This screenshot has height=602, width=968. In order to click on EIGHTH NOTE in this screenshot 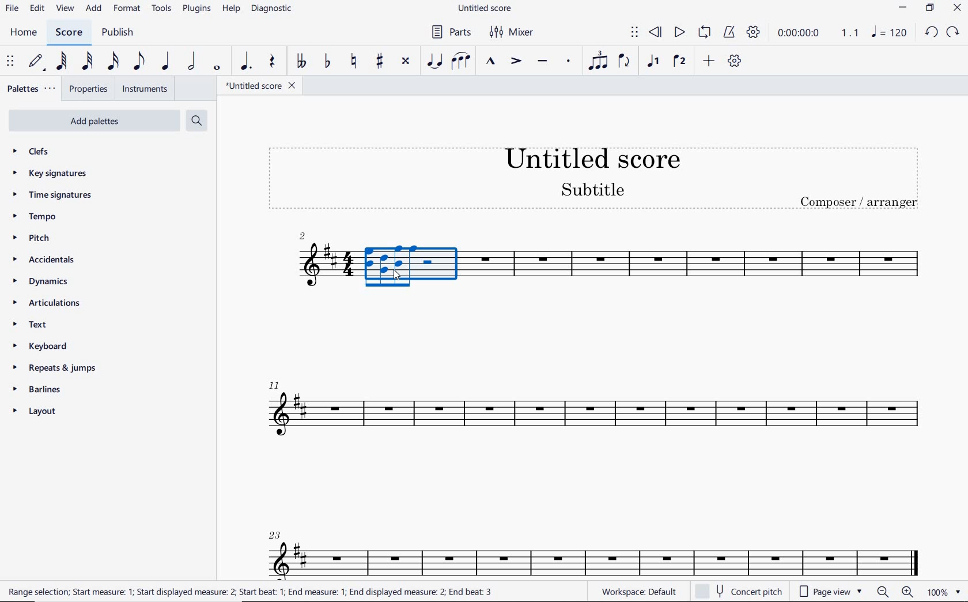, I will do `click(138, 62)`.